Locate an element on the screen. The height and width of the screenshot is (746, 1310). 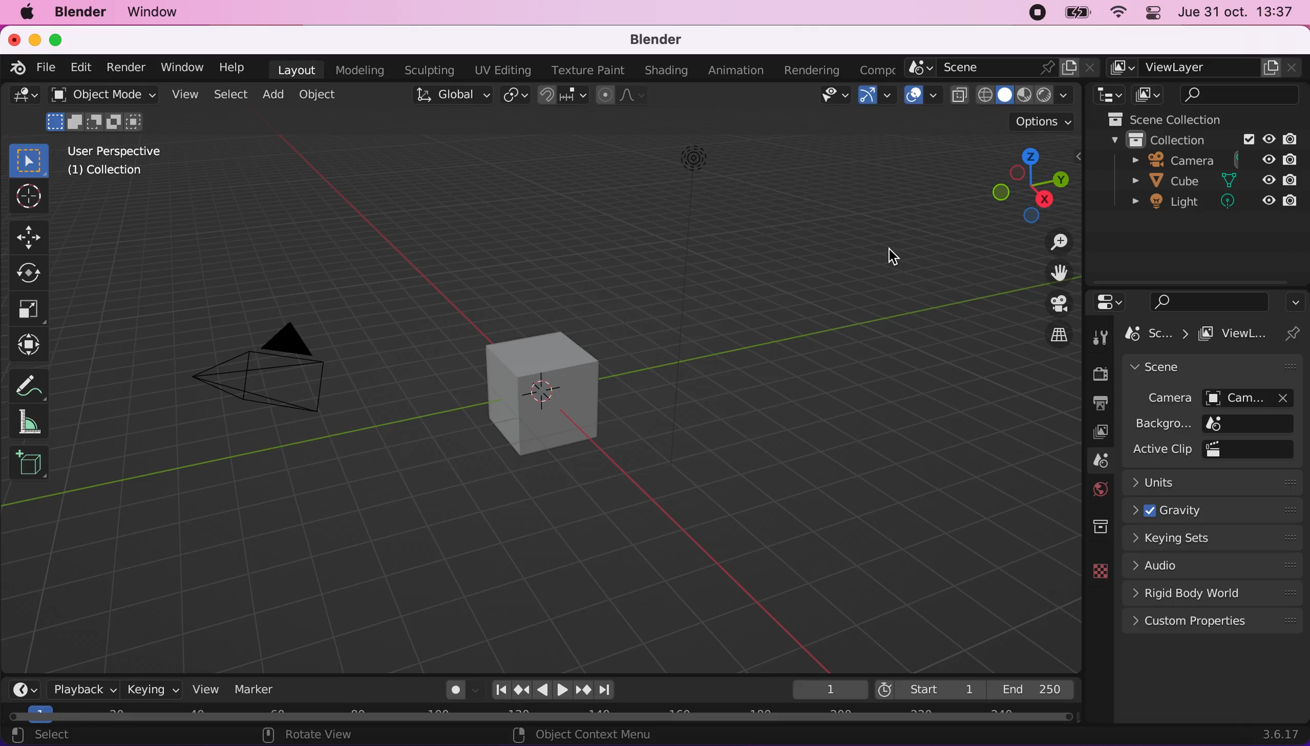
proportional editing objects is located at coordinates (620, 96).